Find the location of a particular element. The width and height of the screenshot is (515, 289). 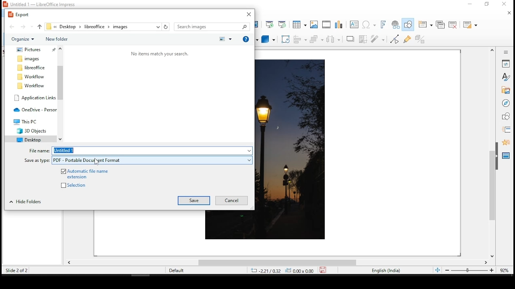

automatic file name extension is located at coordinates (87, 173).